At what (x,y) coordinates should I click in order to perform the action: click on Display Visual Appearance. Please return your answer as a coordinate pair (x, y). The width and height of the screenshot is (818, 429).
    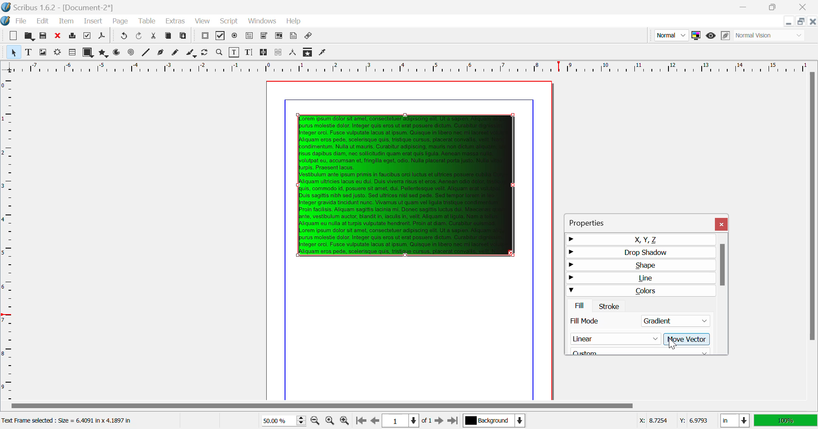
    Looking at the image, I should click on (770, 35).